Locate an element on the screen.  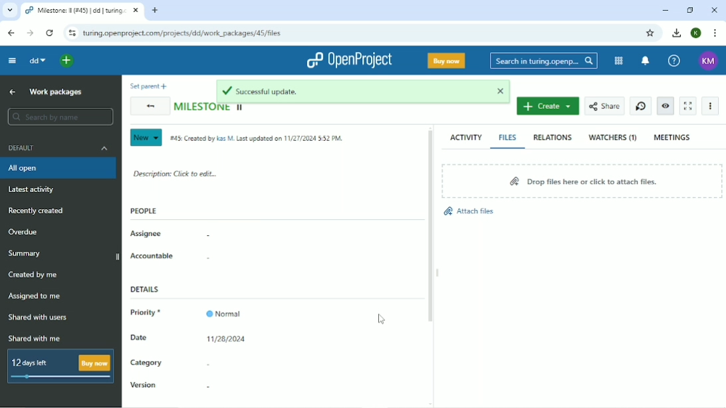
Default is located at coordinates (60, 148).